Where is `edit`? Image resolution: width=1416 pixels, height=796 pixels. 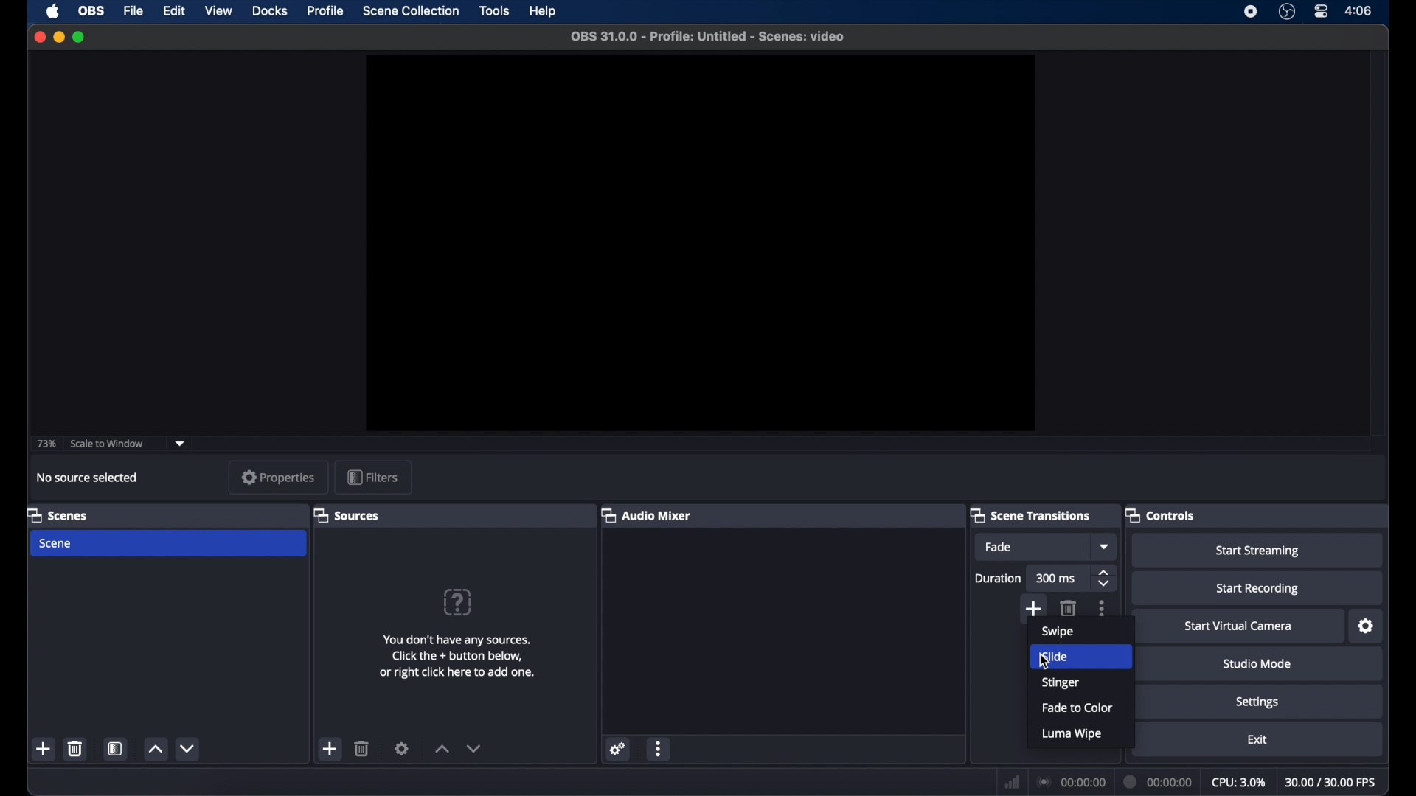 edit is located at coordinates (173, 11).